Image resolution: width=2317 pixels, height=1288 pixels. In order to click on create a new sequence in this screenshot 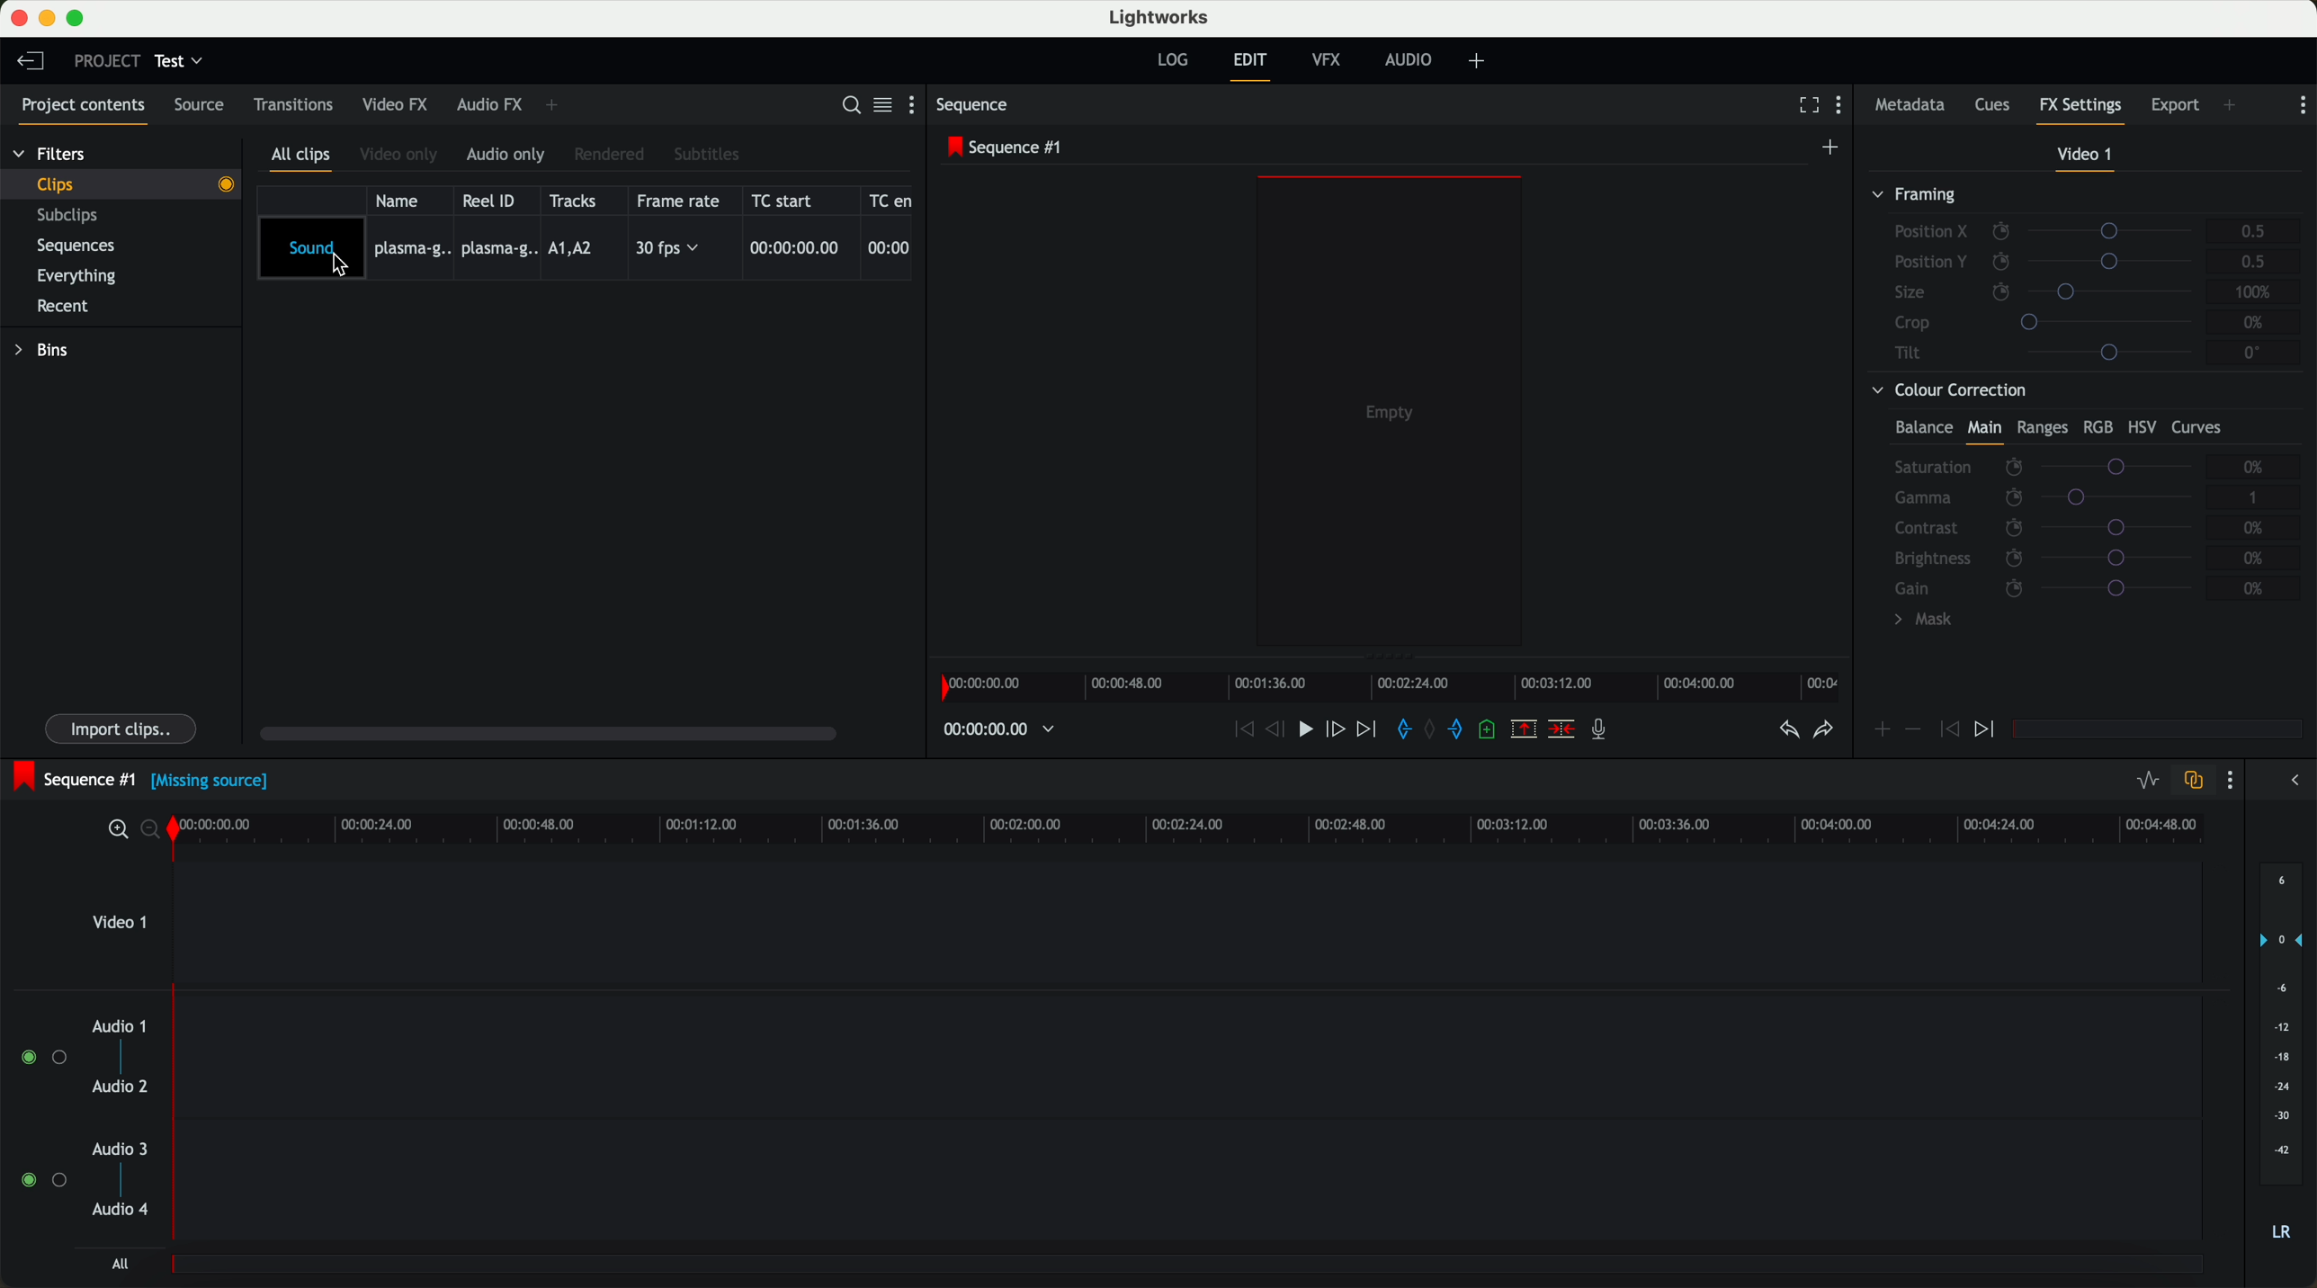, I will do `click(1832, 147)`.